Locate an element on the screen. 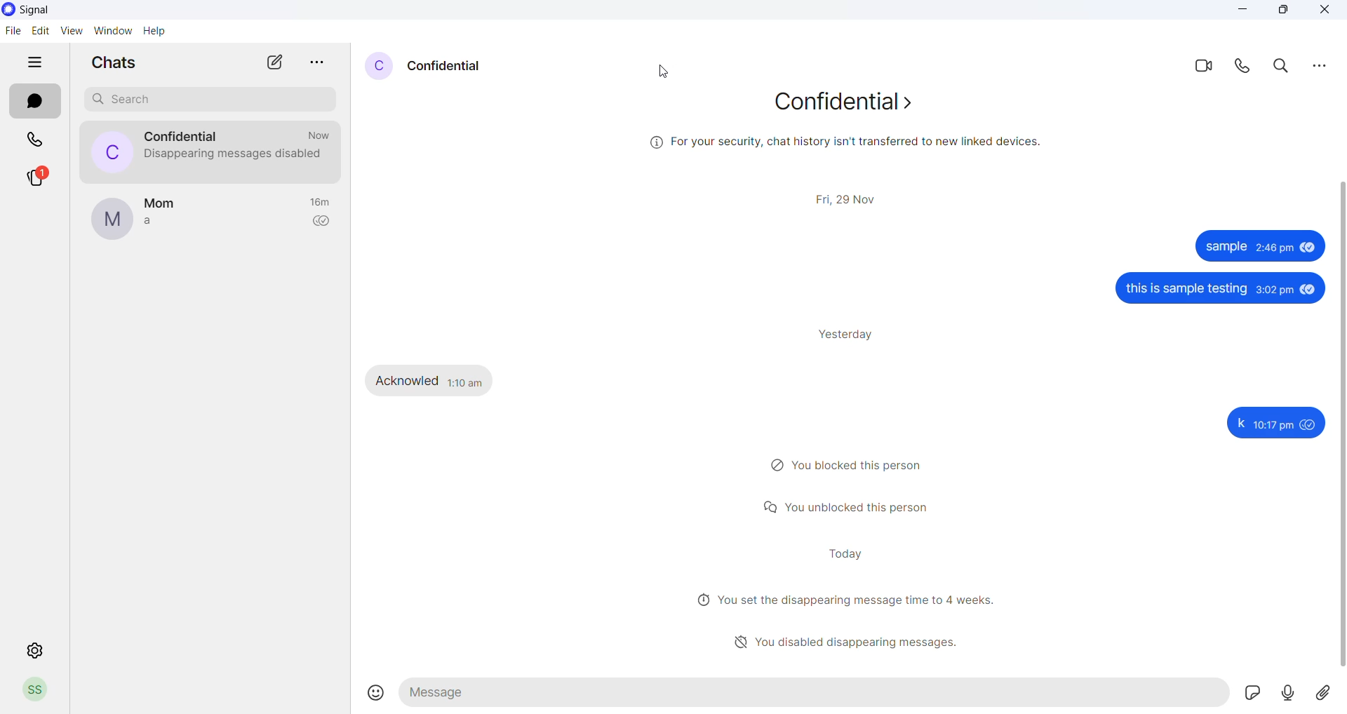   is located at coordinates (1242, 10).